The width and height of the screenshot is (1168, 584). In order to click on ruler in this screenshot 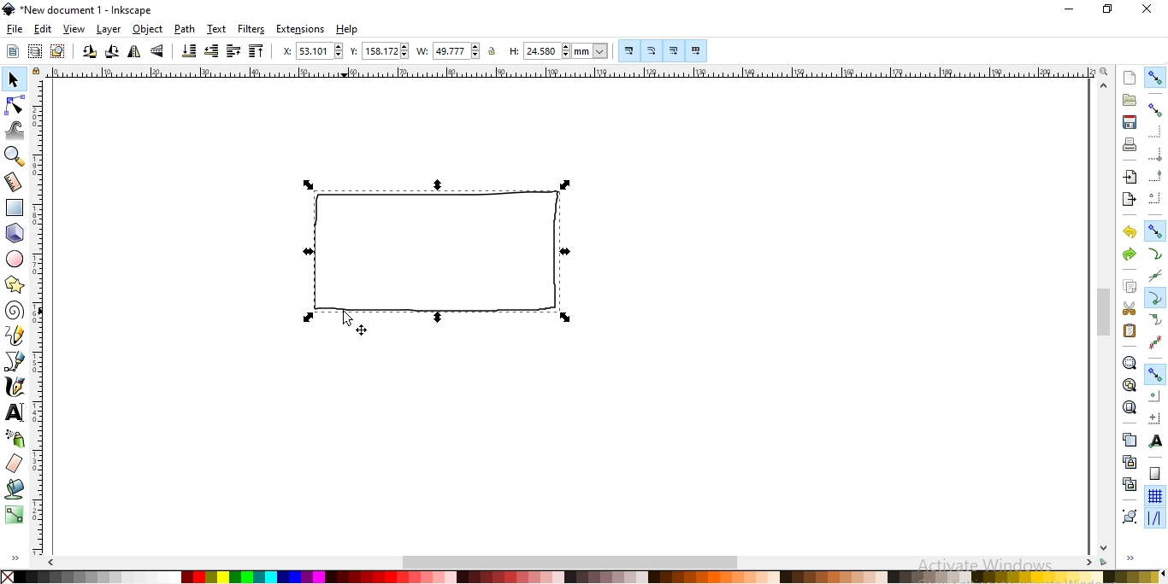, I will do `click(569, 73)`.